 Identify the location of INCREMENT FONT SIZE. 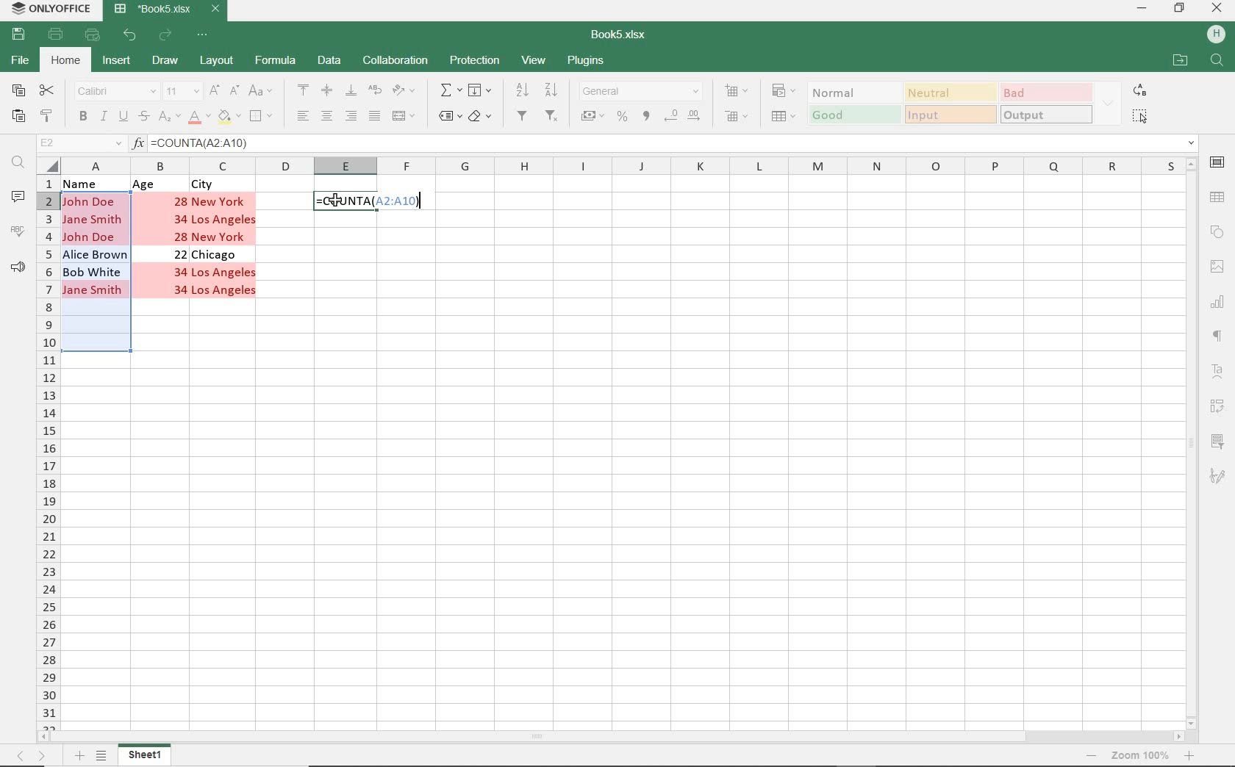
(215, 91).